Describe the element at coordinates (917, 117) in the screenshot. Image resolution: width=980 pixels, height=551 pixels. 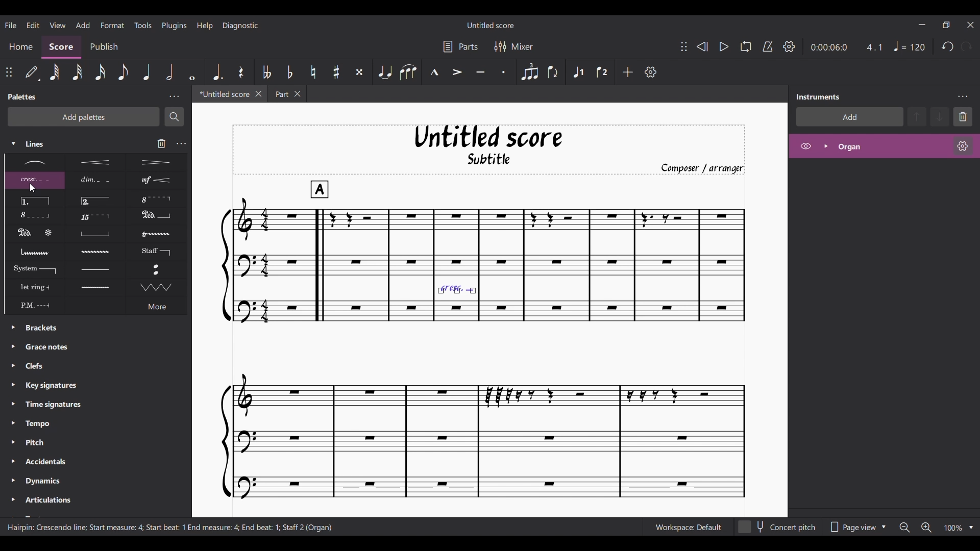
I see `Move up` at that location.